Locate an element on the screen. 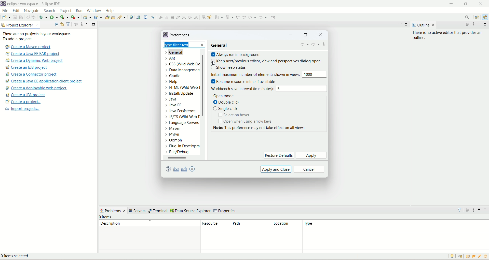 The width and height of the screenshot is (489, 260). new is located at coordinates (6, 17).